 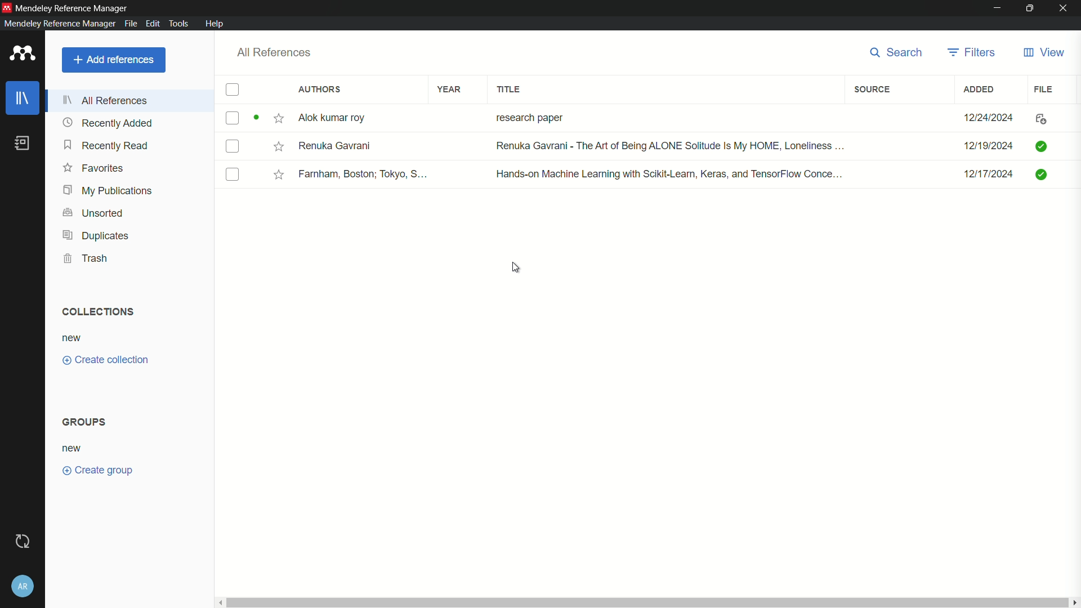 What do you see at coordinates (181, 24) in the screenshot?
I see `tools menu` at bounding box center [181, 24].